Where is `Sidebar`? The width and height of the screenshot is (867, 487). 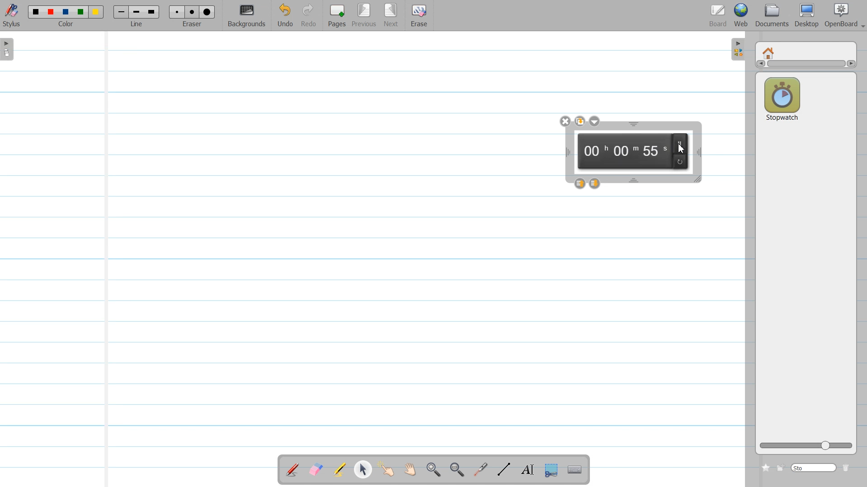
Sidebar is located at coordinates (10, 49).